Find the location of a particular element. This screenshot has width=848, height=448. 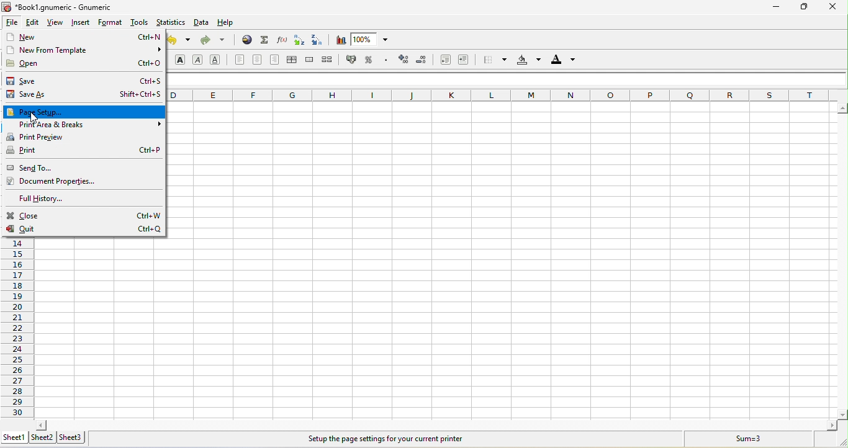

bold is located at coordinates (181, 60).